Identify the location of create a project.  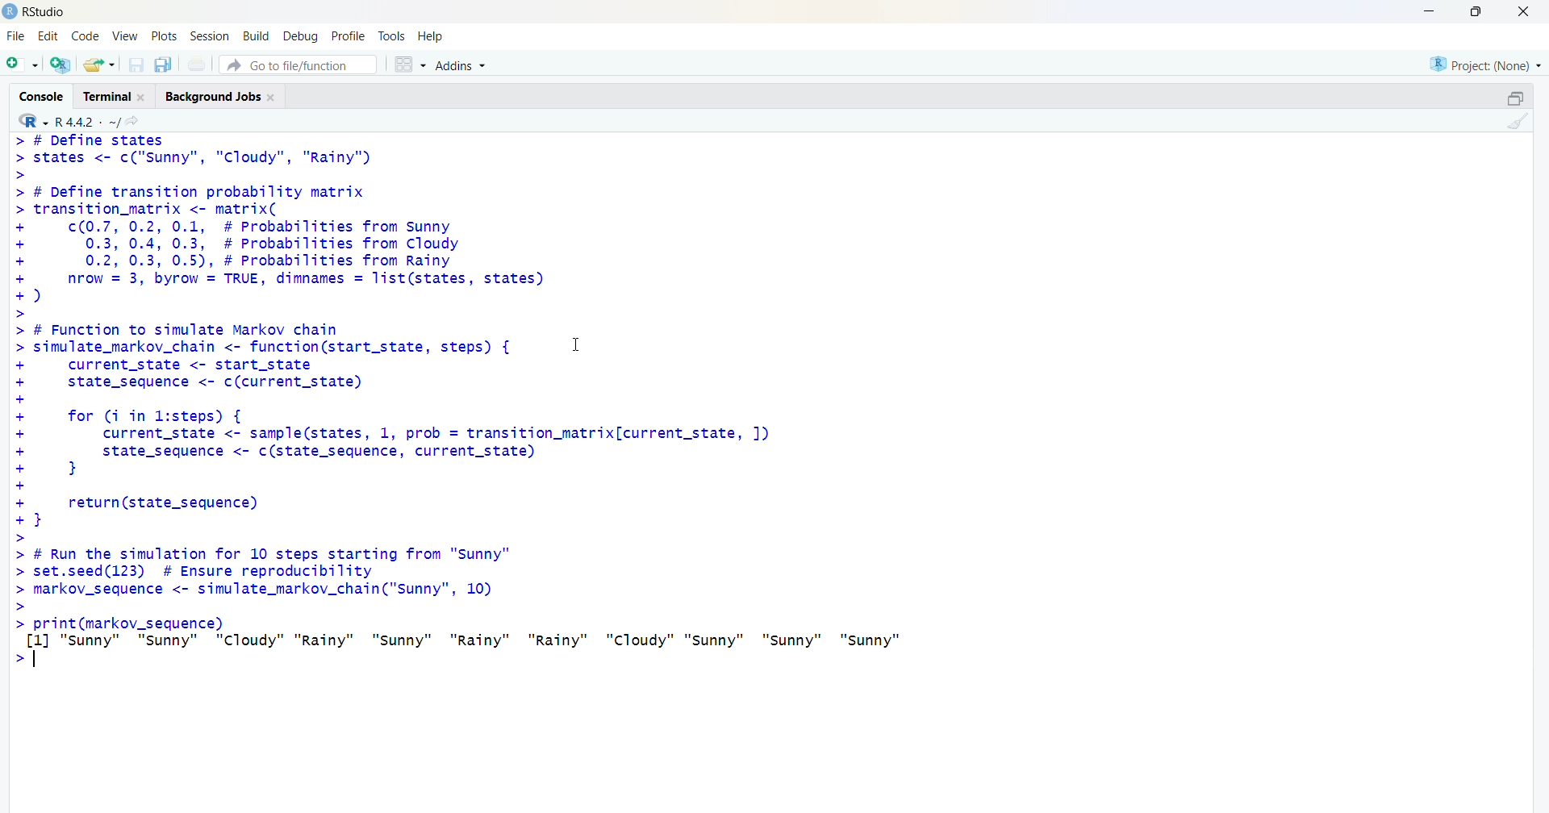
(59, 65).